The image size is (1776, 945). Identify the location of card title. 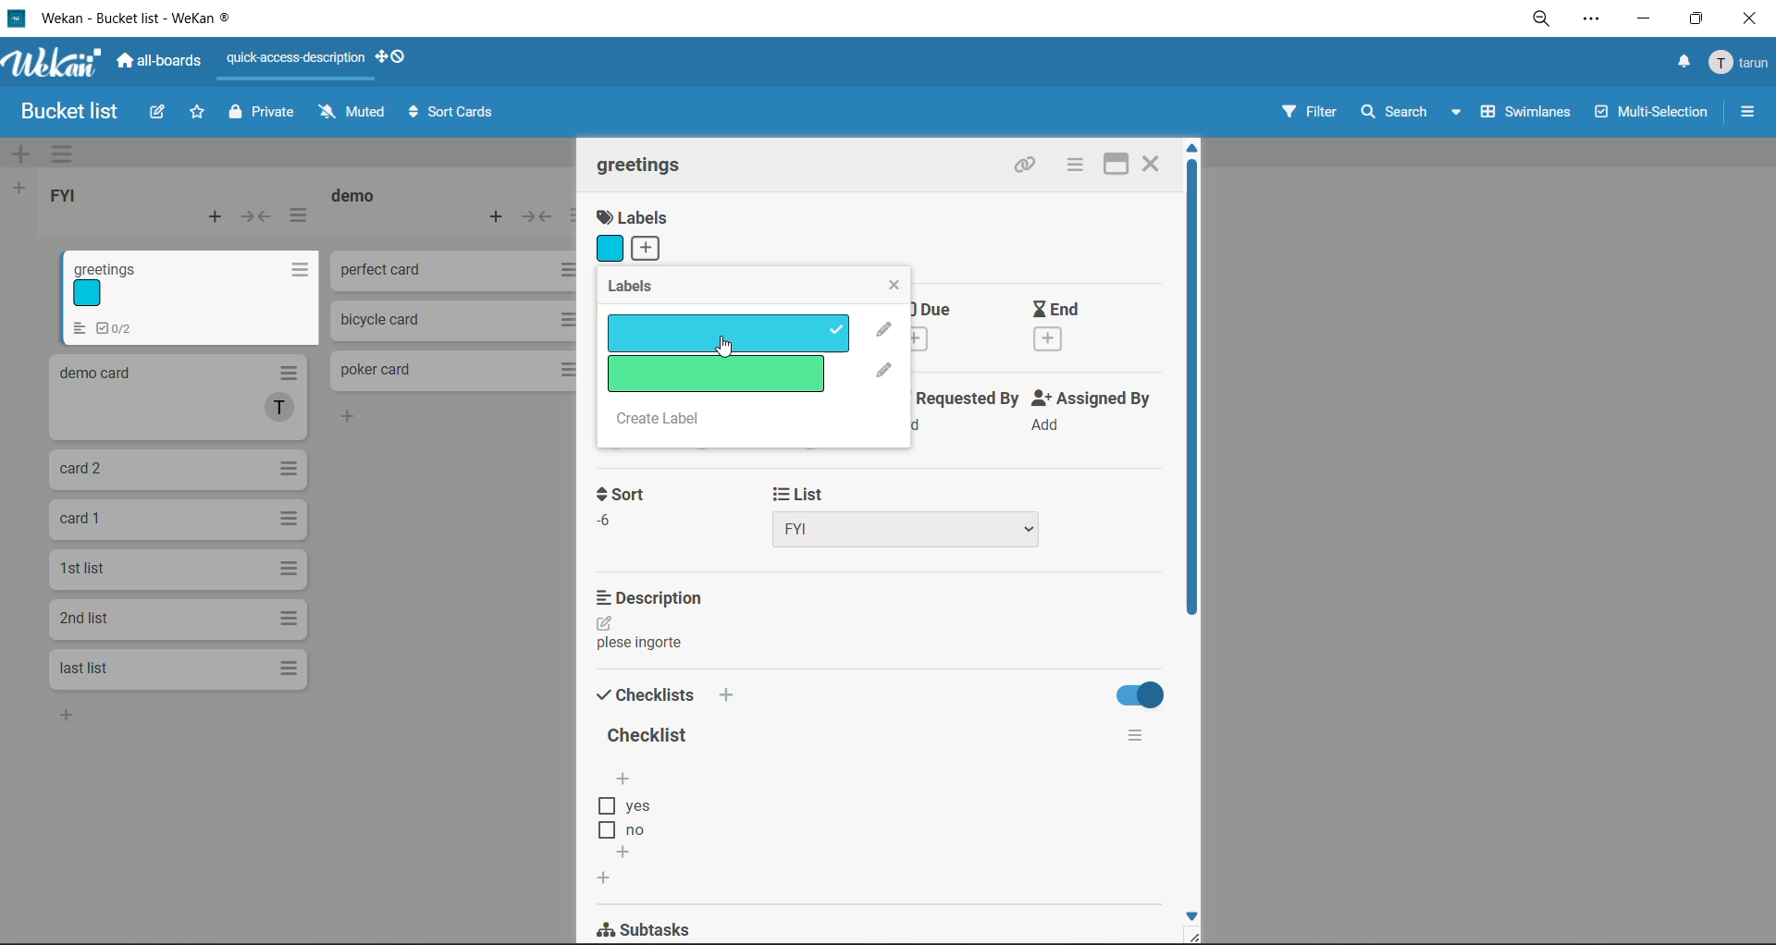
(642, 164).